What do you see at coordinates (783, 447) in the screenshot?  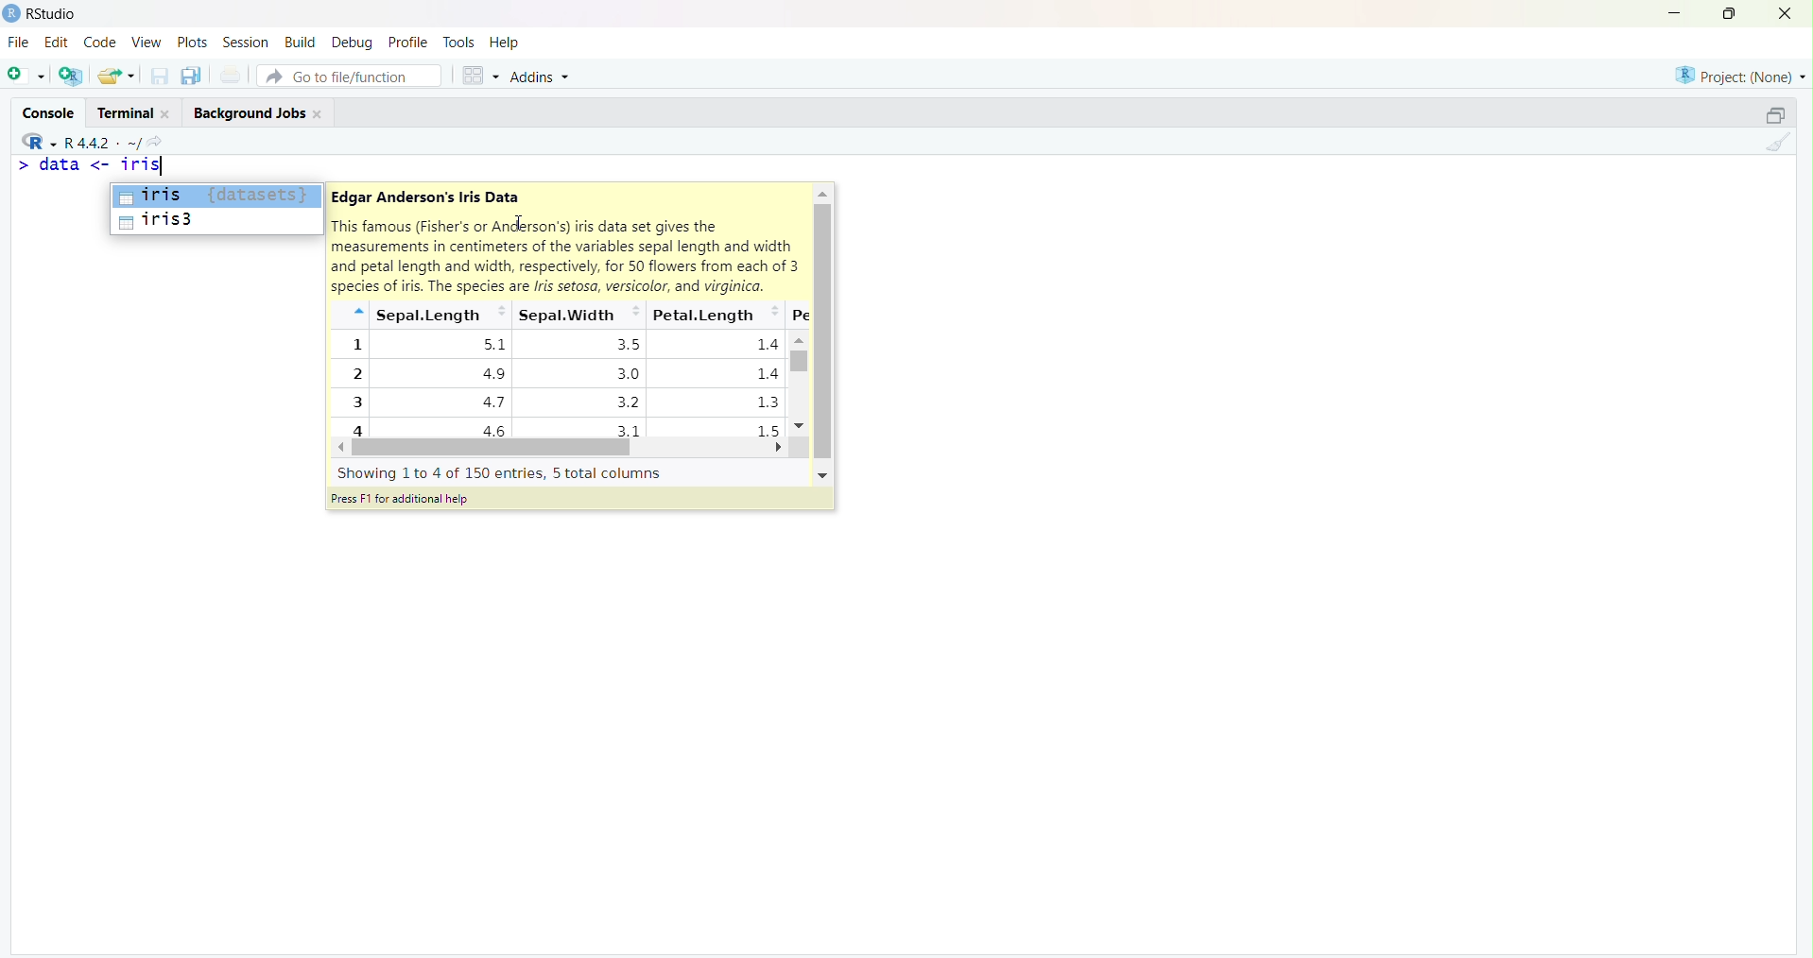 I see `Right` at bounding box center [783, 447].